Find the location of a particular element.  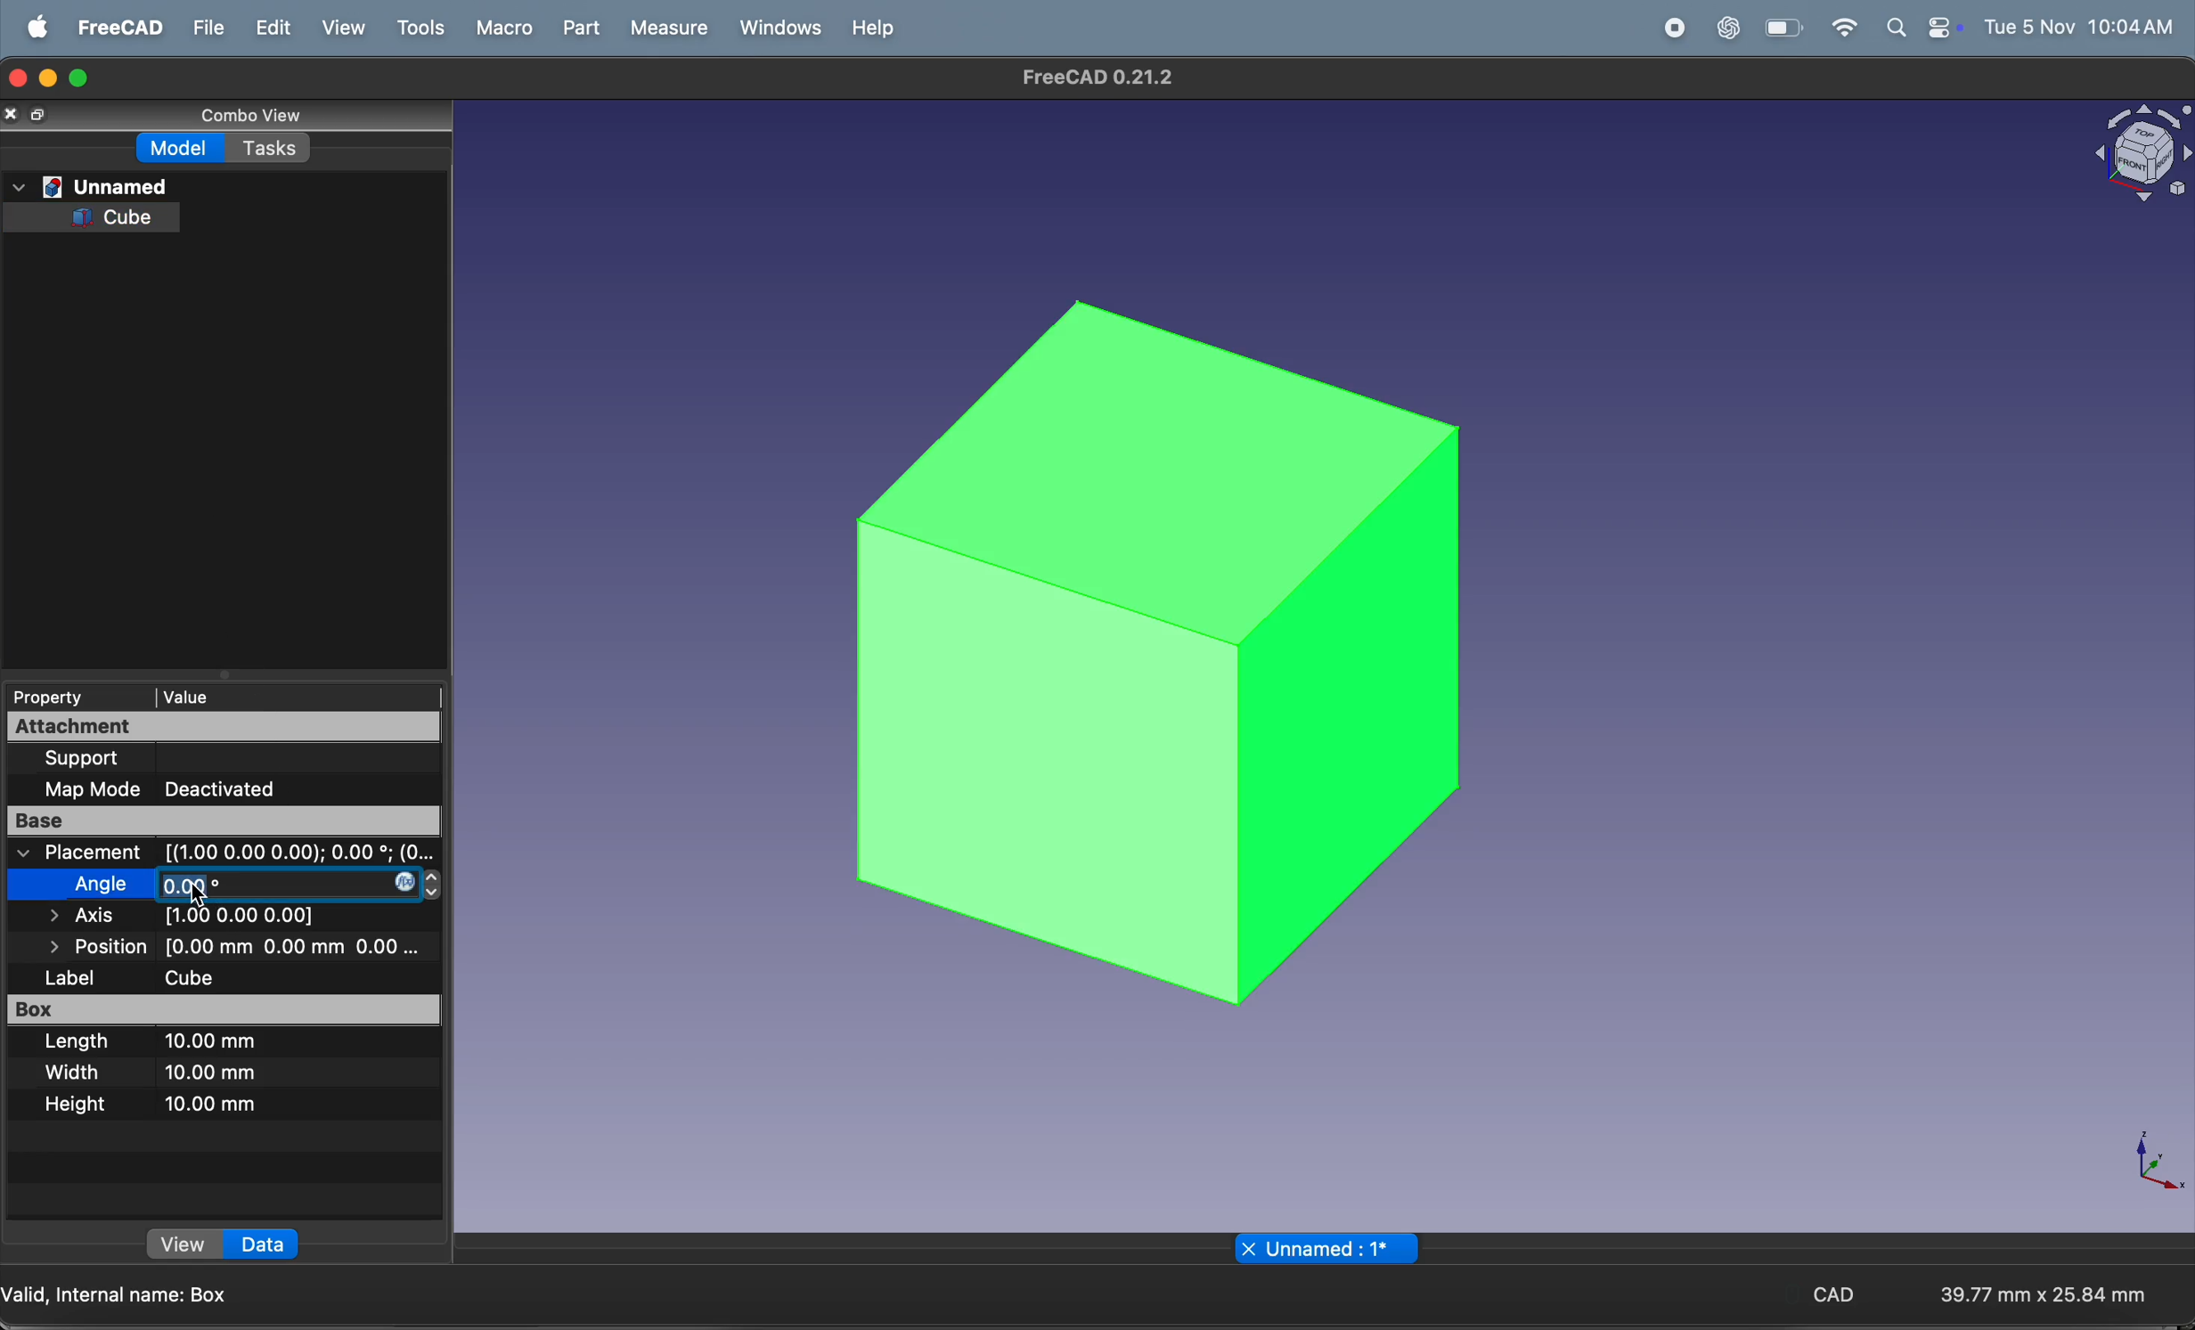

Conbe view is located at coordinates (228, 115).